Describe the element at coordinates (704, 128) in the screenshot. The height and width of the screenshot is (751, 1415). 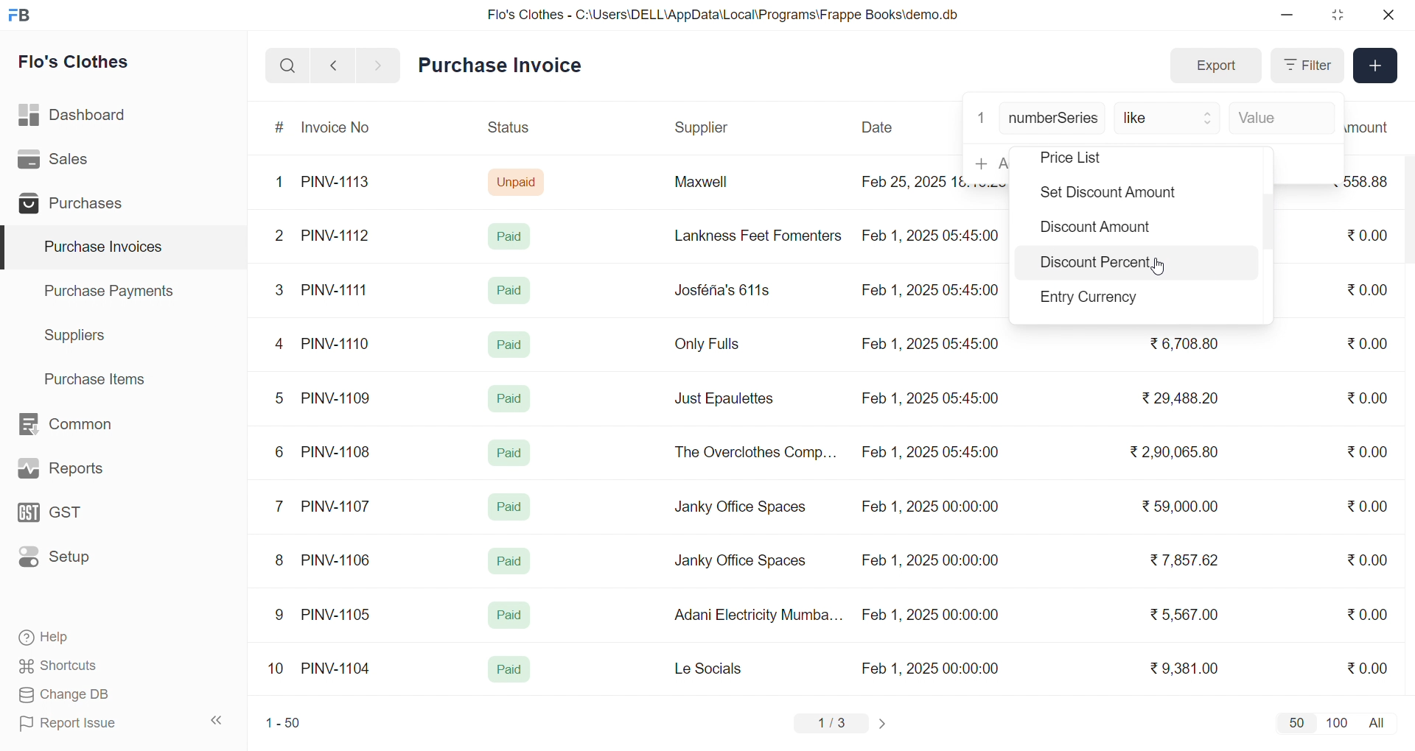
I see `Supplier` at that location.